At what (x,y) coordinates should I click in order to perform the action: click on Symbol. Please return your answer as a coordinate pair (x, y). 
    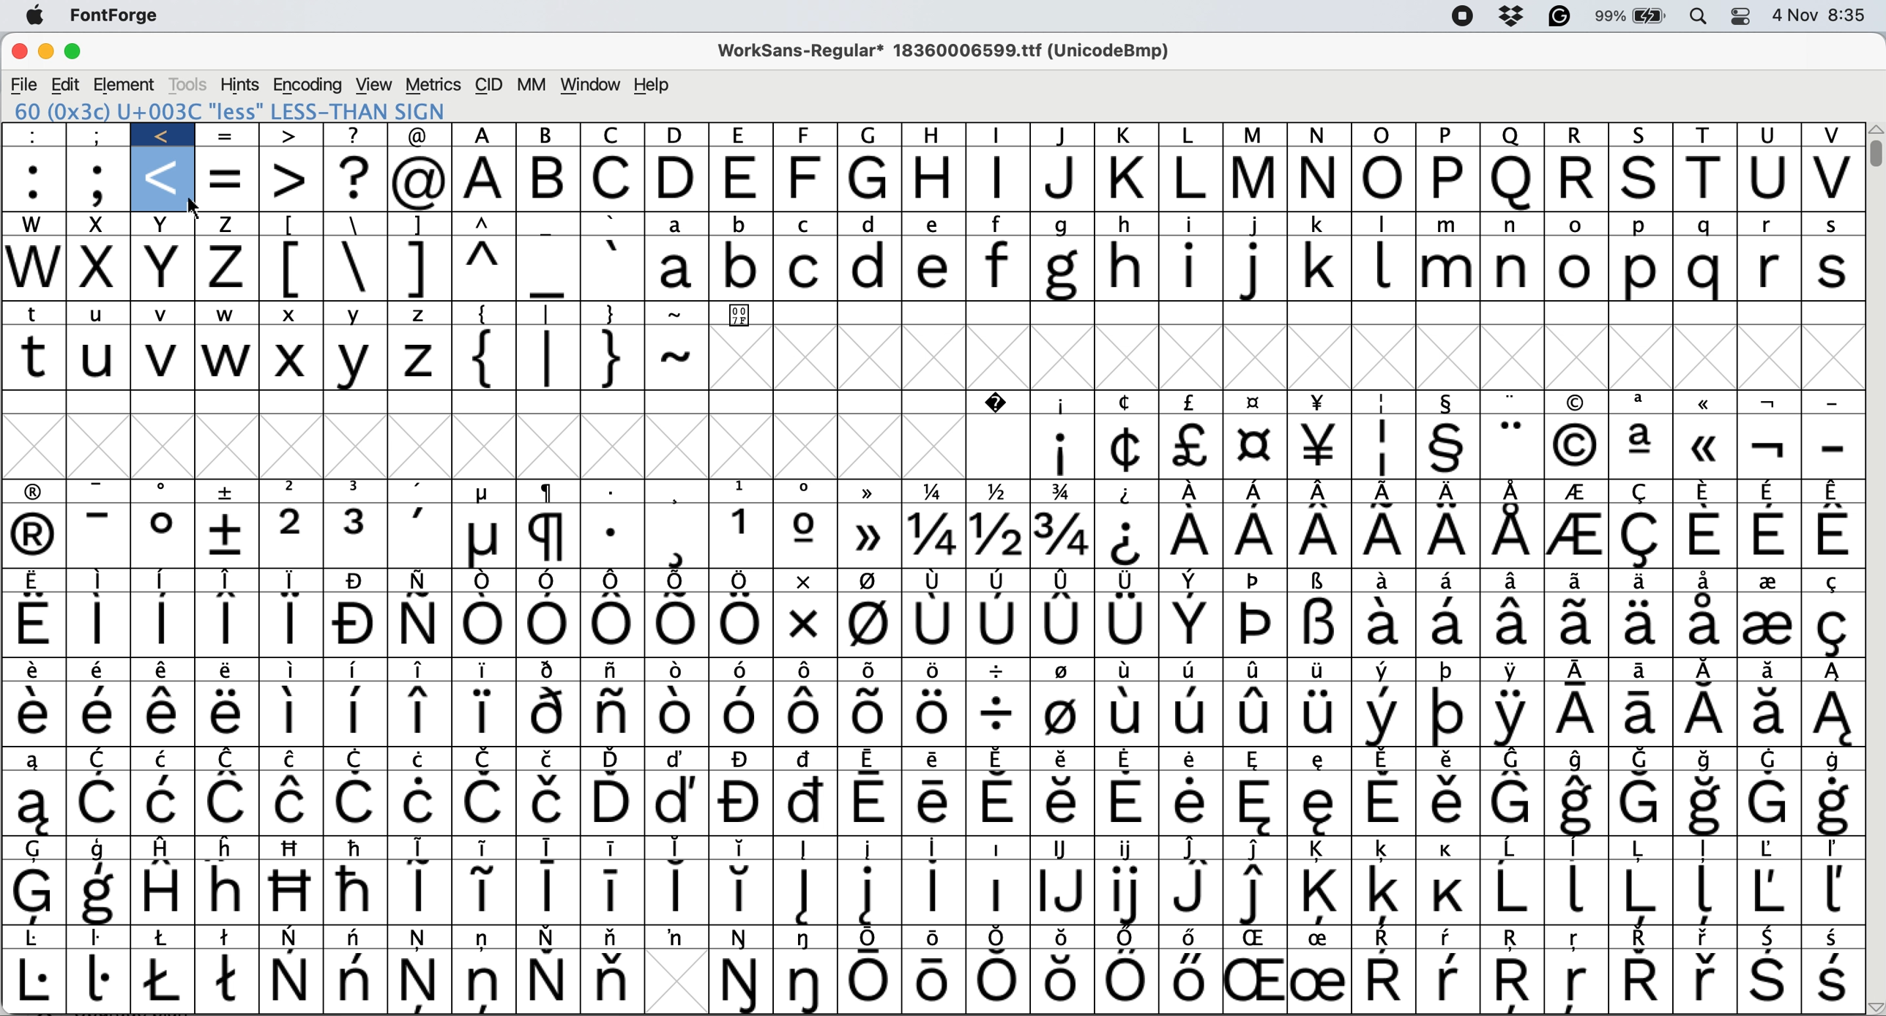
    Looking at the image, I should click on (1576, 985).